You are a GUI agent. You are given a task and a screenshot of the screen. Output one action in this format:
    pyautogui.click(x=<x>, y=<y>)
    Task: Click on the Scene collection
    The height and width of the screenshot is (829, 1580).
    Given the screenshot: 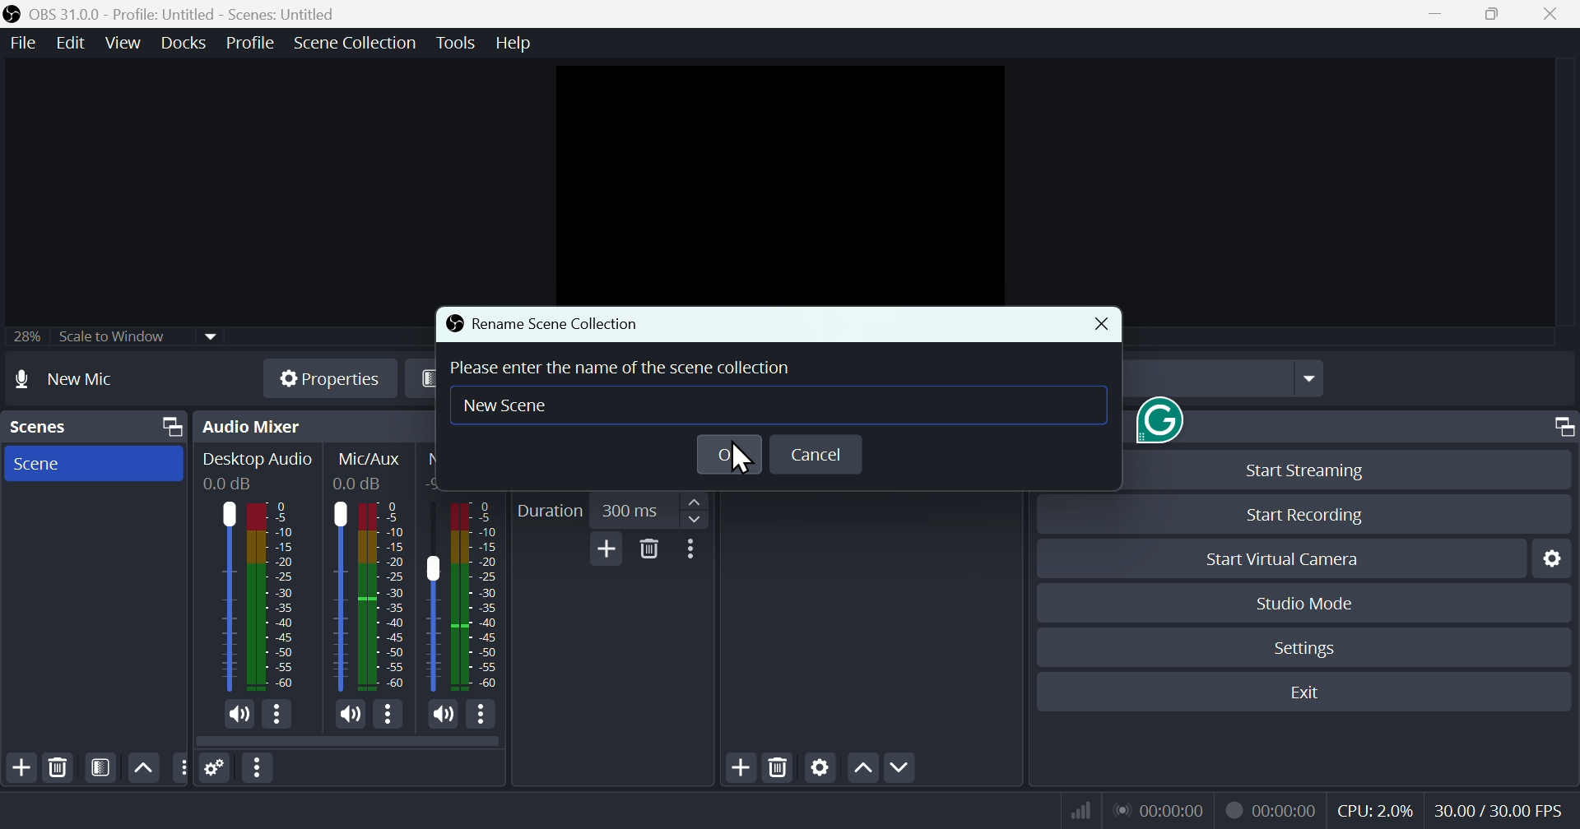 What is the action you would take?
    pyautogui.click(x=358, y=44)
    